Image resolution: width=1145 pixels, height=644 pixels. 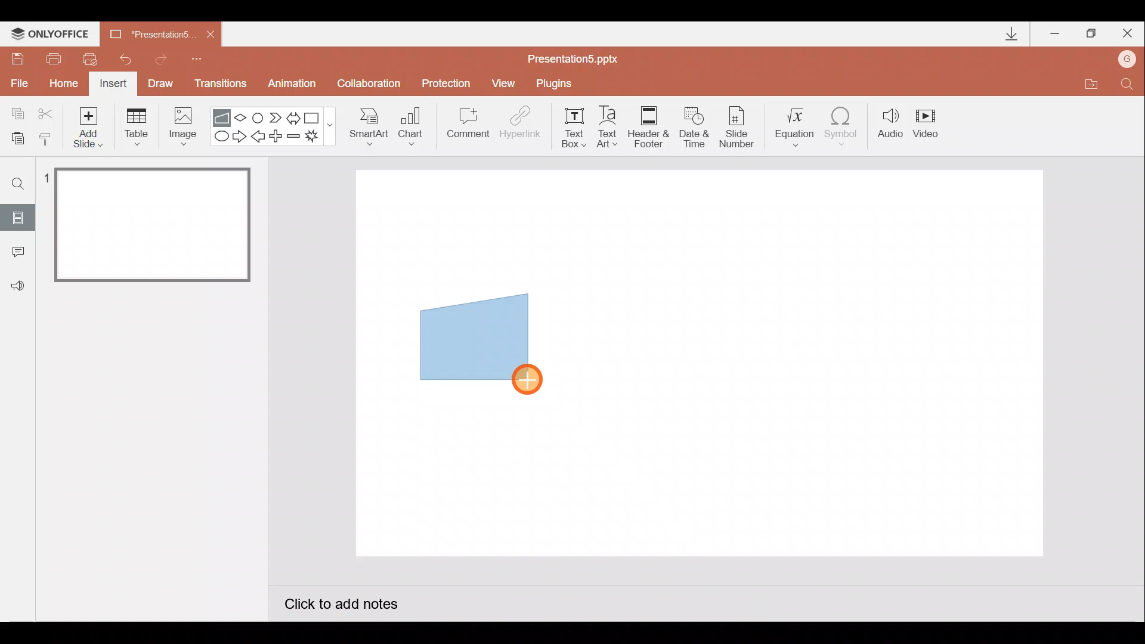 What do you see at coordinates (466, 127) in the screenshot?
I see `Comment` at bounding box center [466, 127].